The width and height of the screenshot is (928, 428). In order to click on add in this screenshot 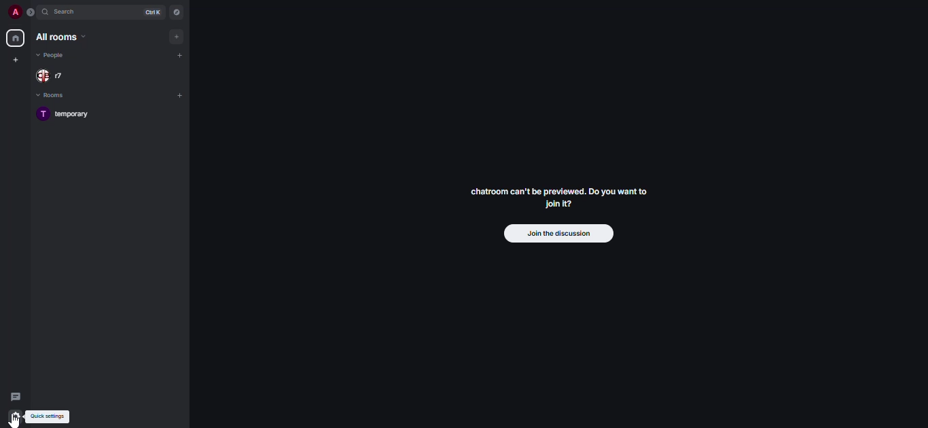, I will do `click(181, 94)`.